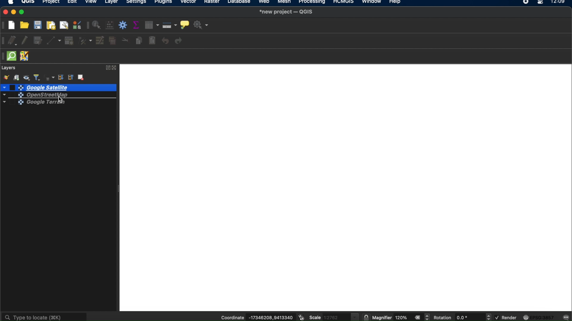 Image resolution: width=572 pixels, height=321 pixels. Describe the element at coordinates (25, 56) in the screenshot. I see `JOSM remote` at that location.